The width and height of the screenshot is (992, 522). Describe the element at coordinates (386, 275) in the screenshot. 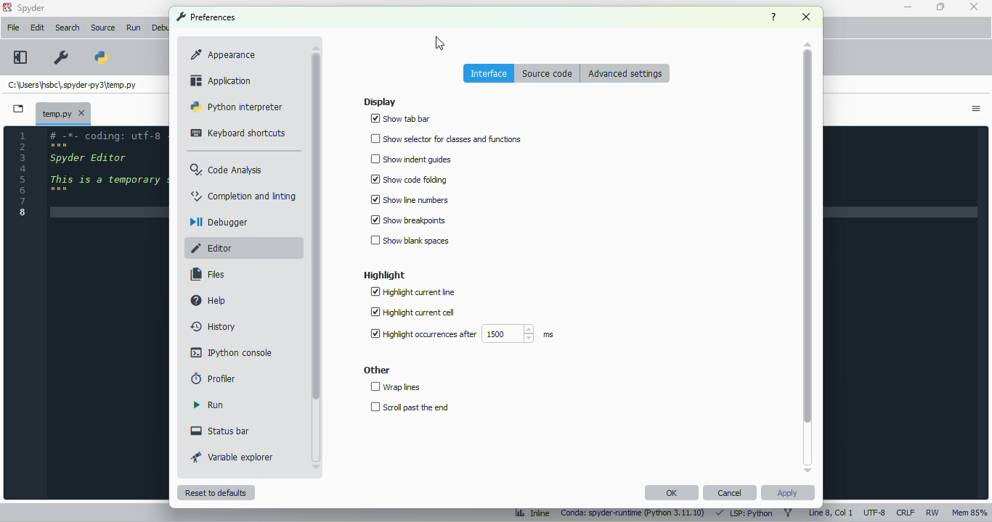

I see `highlight` at that location.